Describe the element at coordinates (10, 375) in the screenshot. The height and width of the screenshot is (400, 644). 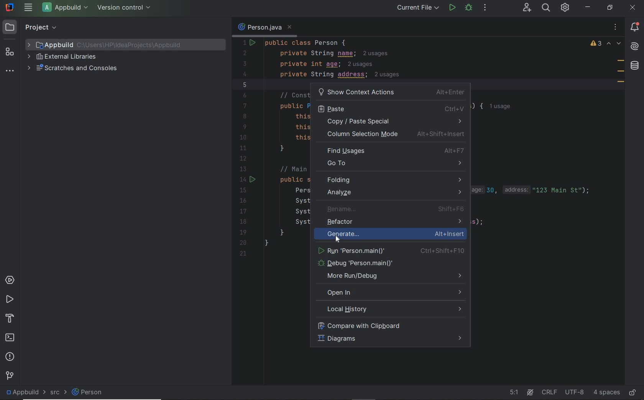
I see `version control` at that location.